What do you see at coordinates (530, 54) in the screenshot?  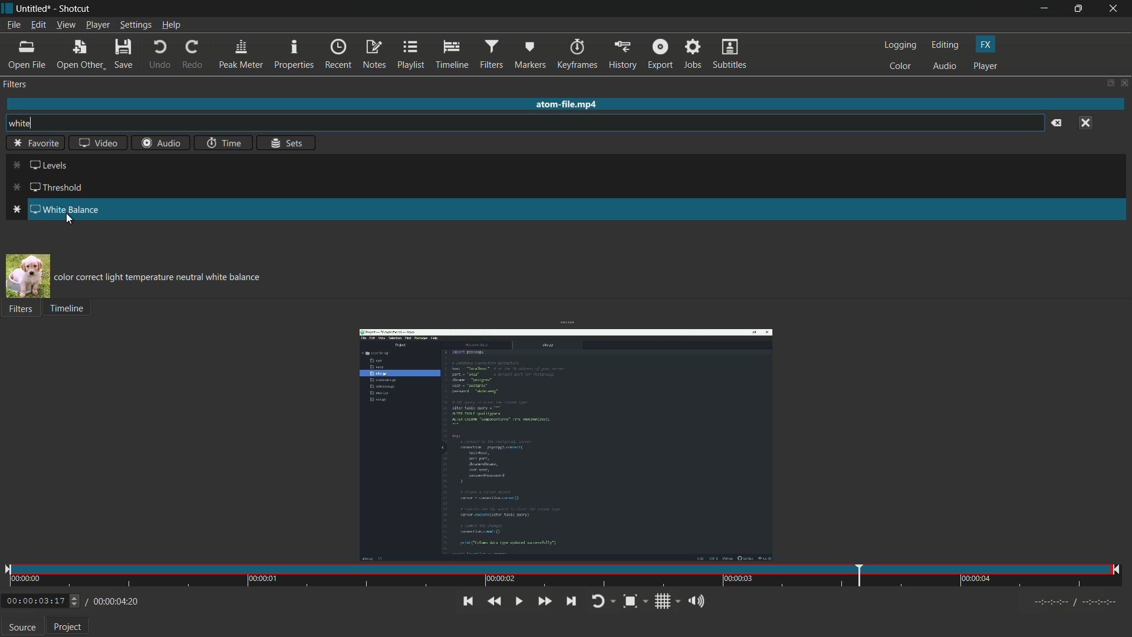 I see `markers` at bounding box center [530, 54].